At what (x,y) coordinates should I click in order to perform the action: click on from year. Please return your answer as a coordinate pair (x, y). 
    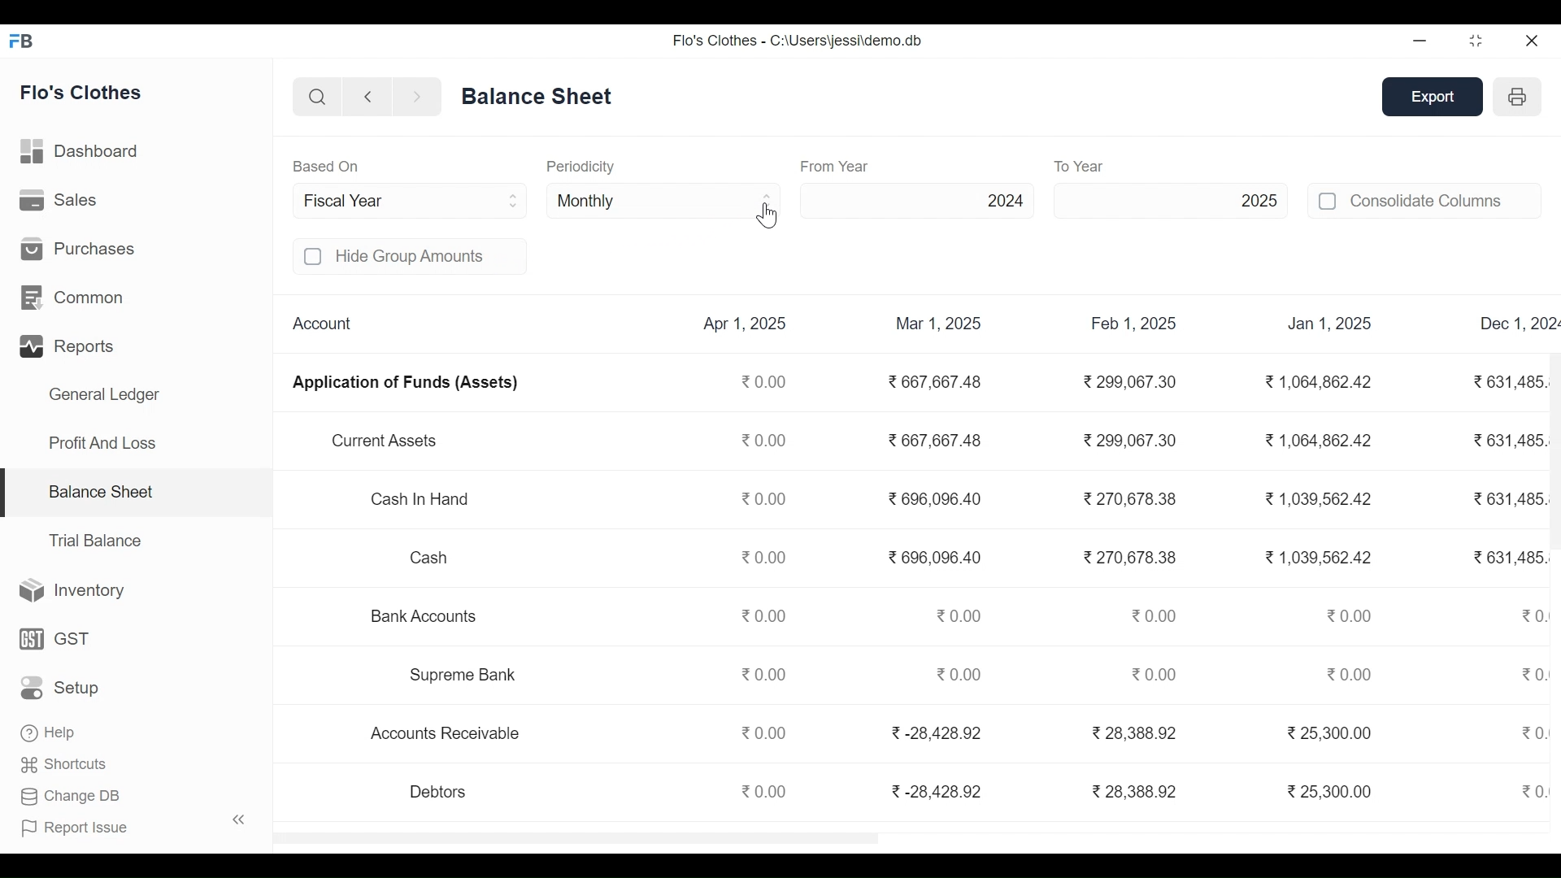
    Looking at the image, I should click on (836, 166).